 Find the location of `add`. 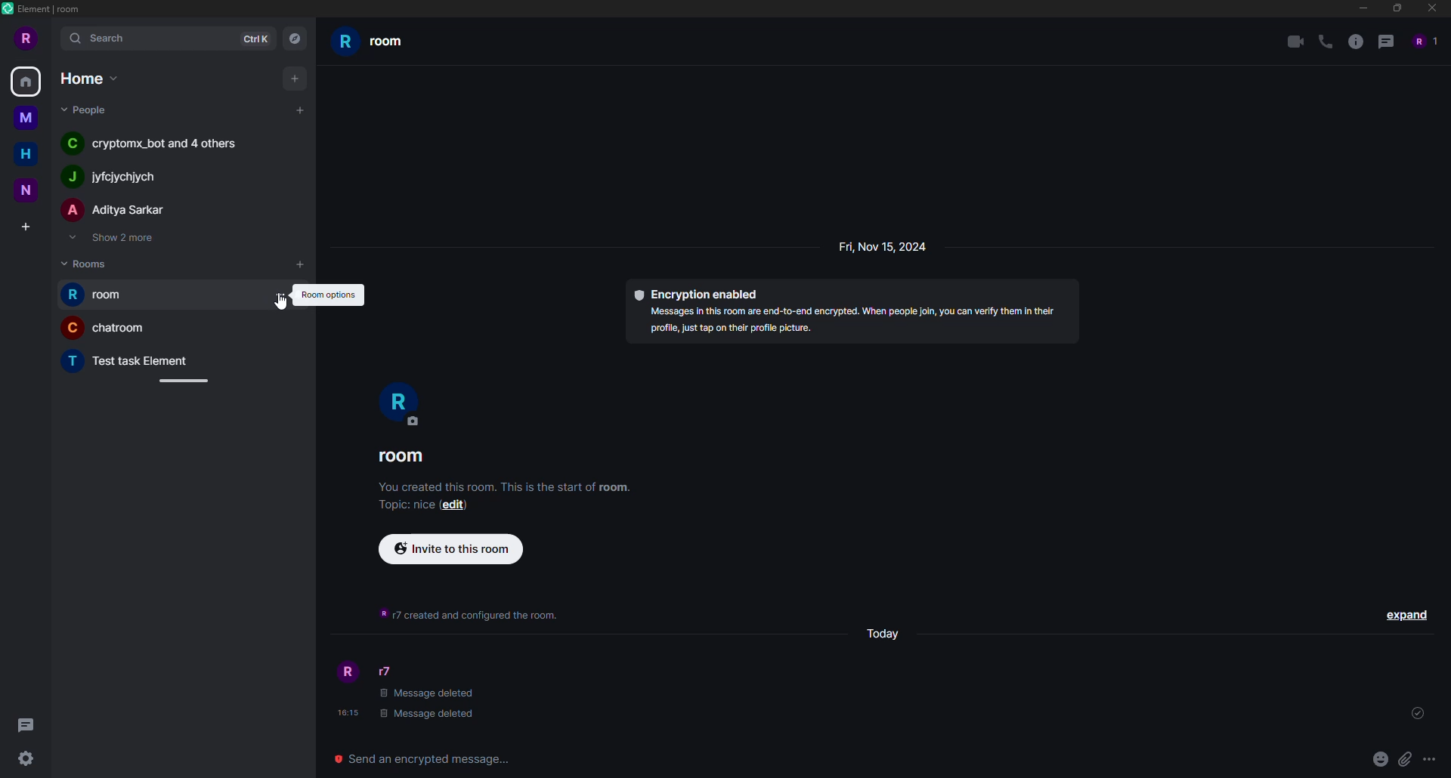

add is located at coordinates (295, 77).